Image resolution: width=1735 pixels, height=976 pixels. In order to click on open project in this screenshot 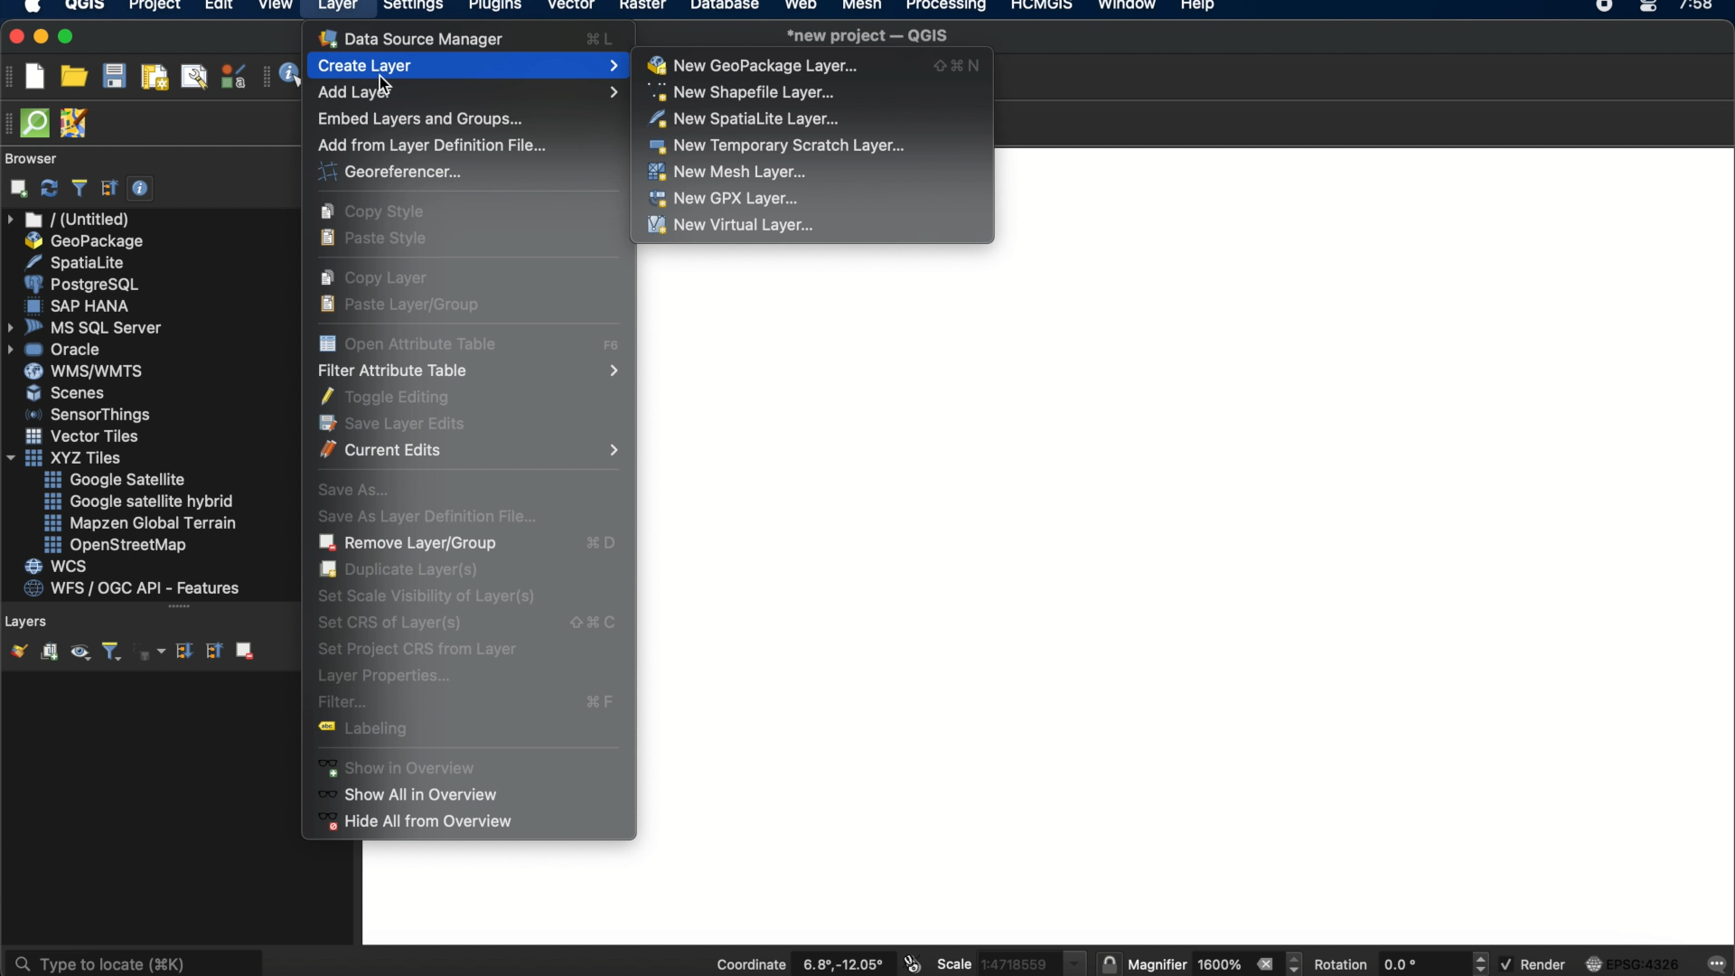, I will do `click(73, 77)`.